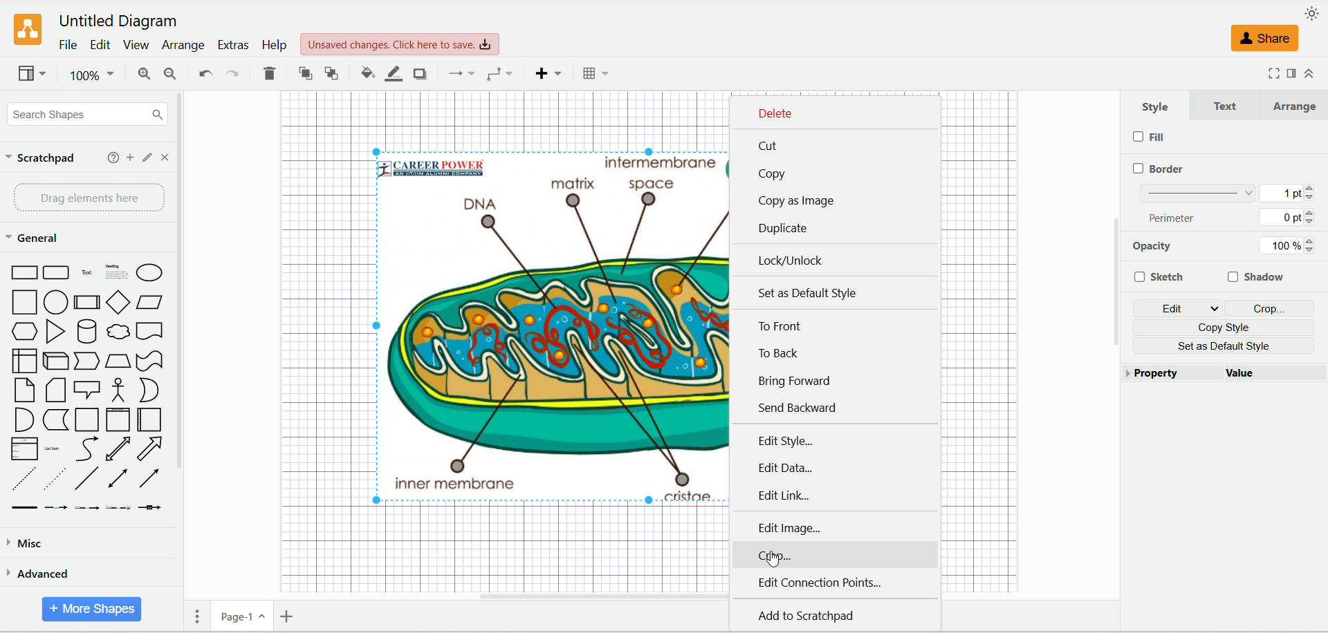 The image size is (1328, 633). Describe the element at coordinates (55, 333) in the screenshot. I see `Triangle` at that location.